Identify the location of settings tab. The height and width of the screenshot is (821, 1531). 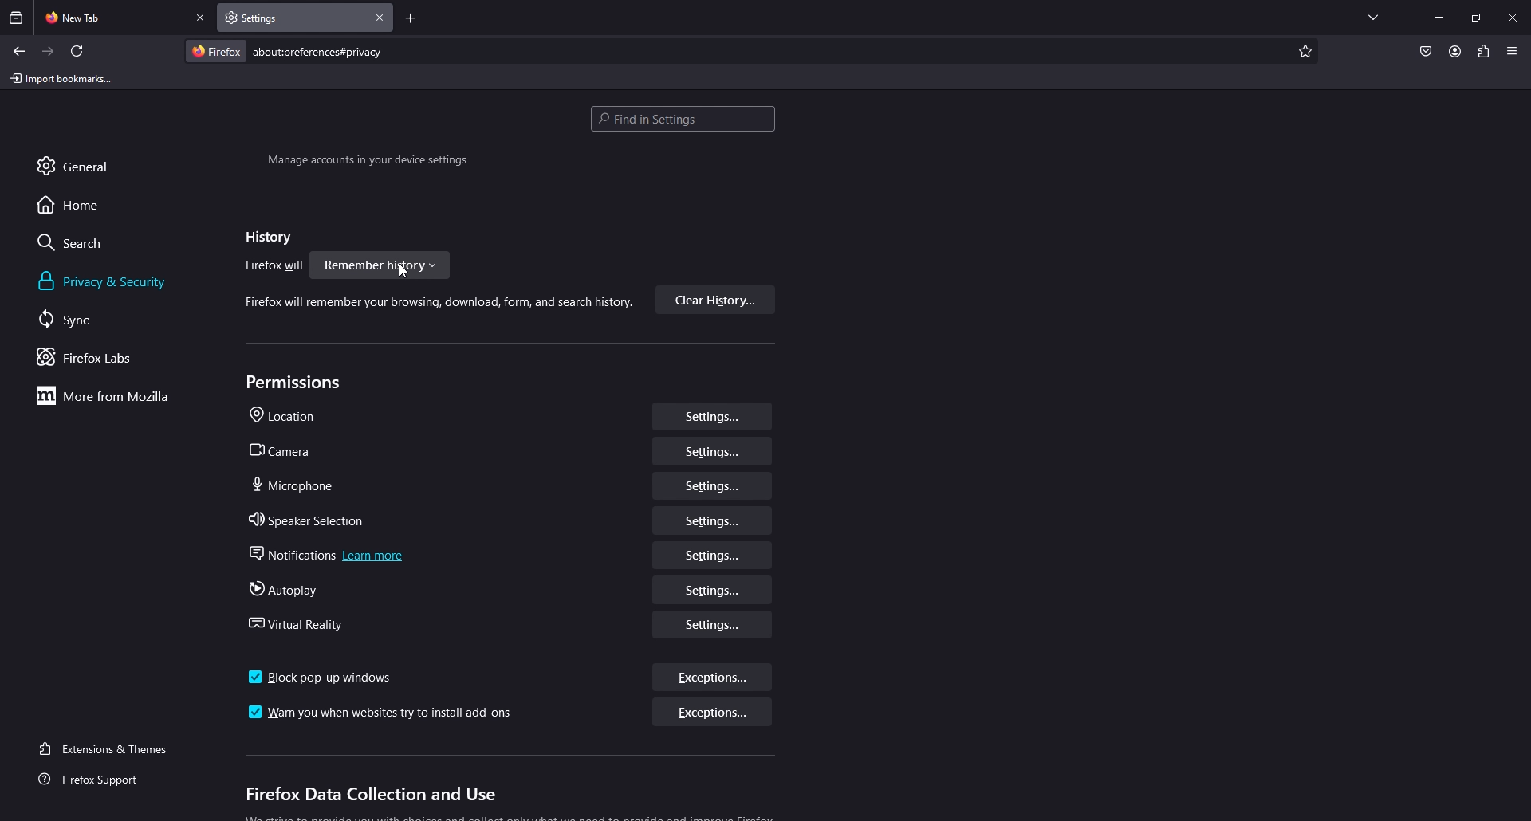
(273, 17).